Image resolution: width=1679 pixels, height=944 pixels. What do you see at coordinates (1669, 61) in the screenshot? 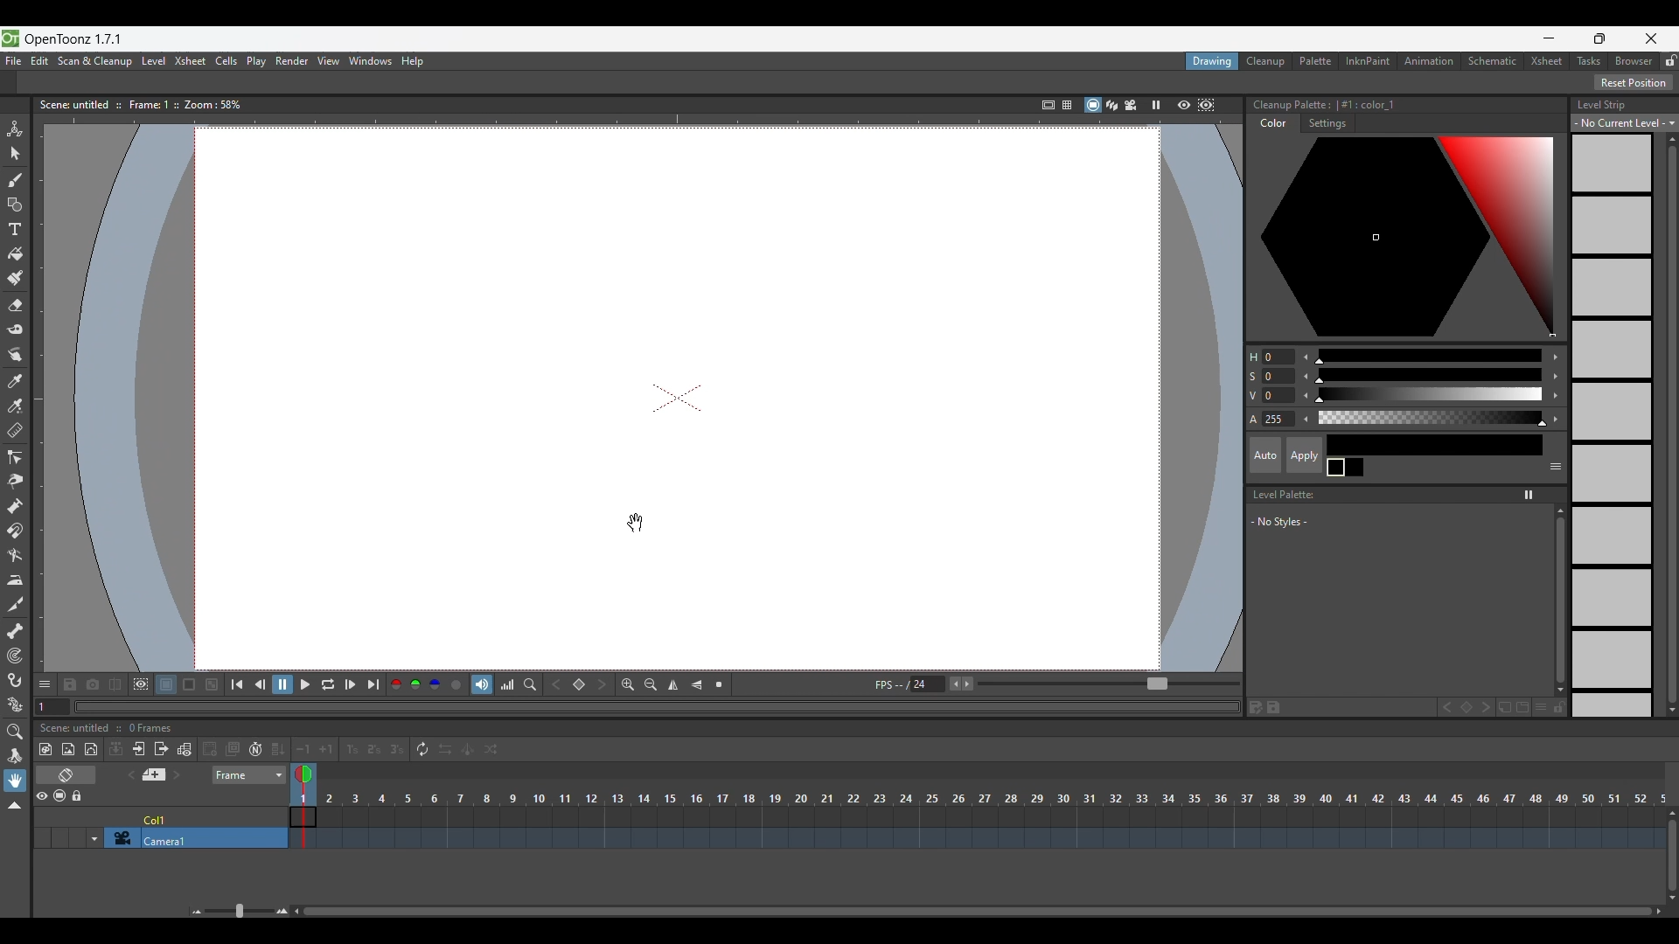
I see `Lock rooms tab` at bounding box center [1669, 61].